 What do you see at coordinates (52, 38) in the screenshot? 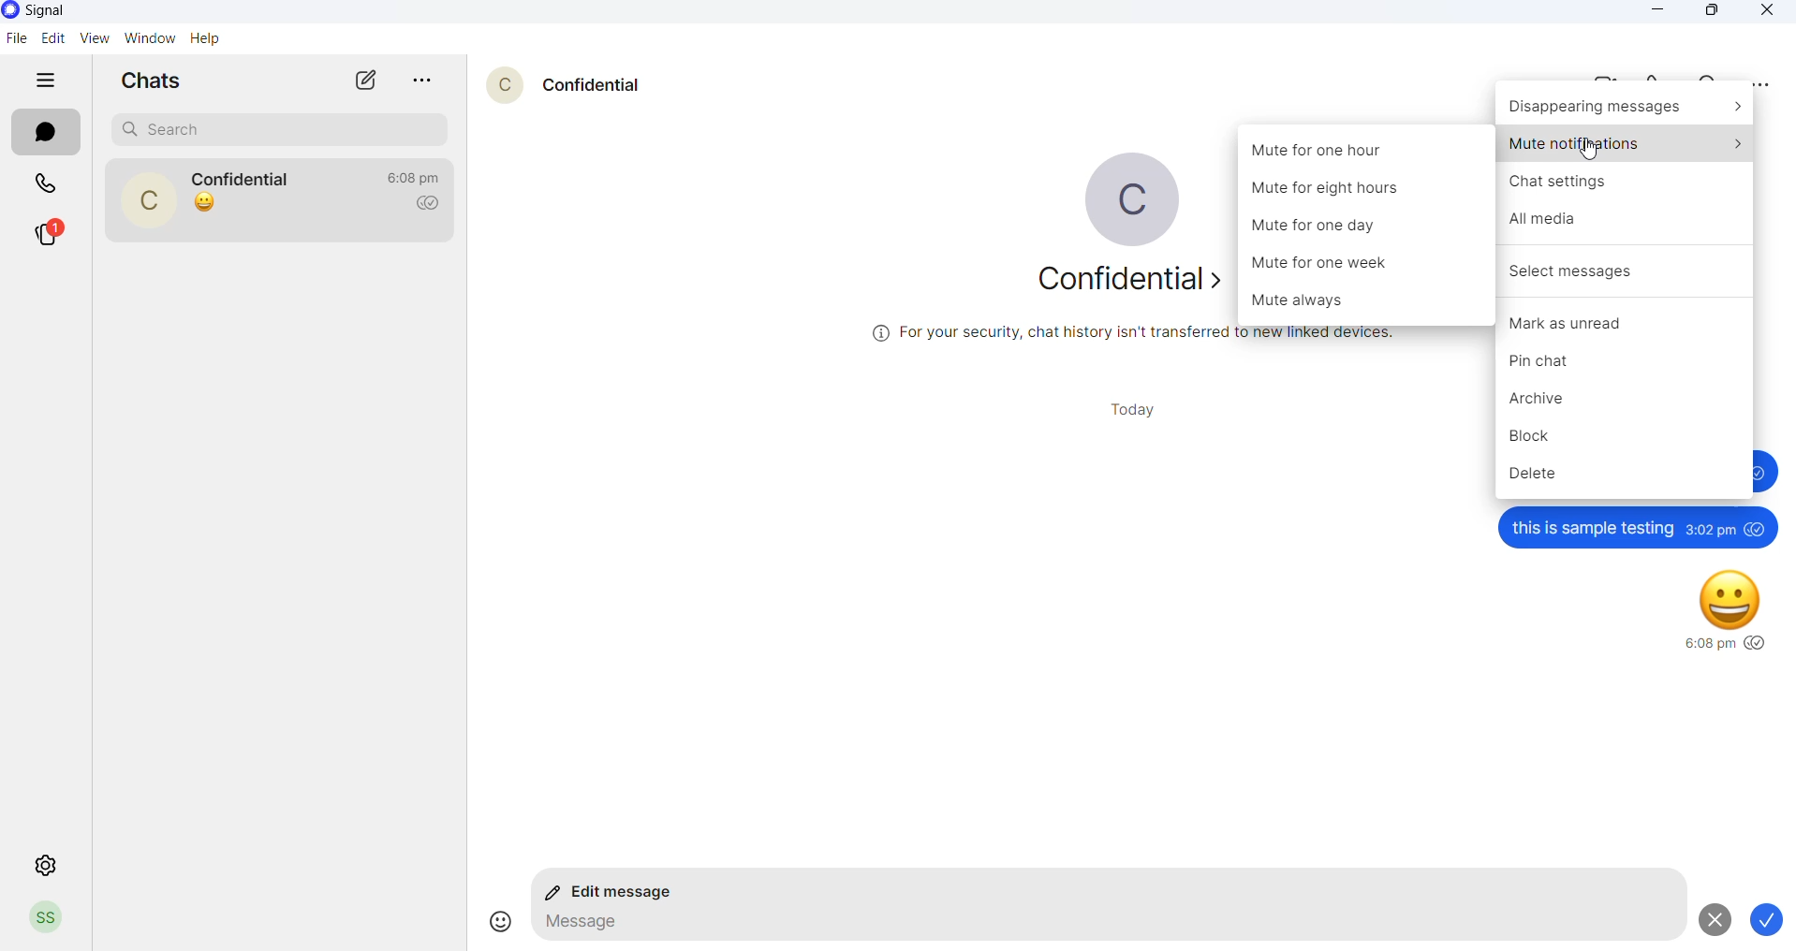
I see `edit` at bounding box center [52, 38].